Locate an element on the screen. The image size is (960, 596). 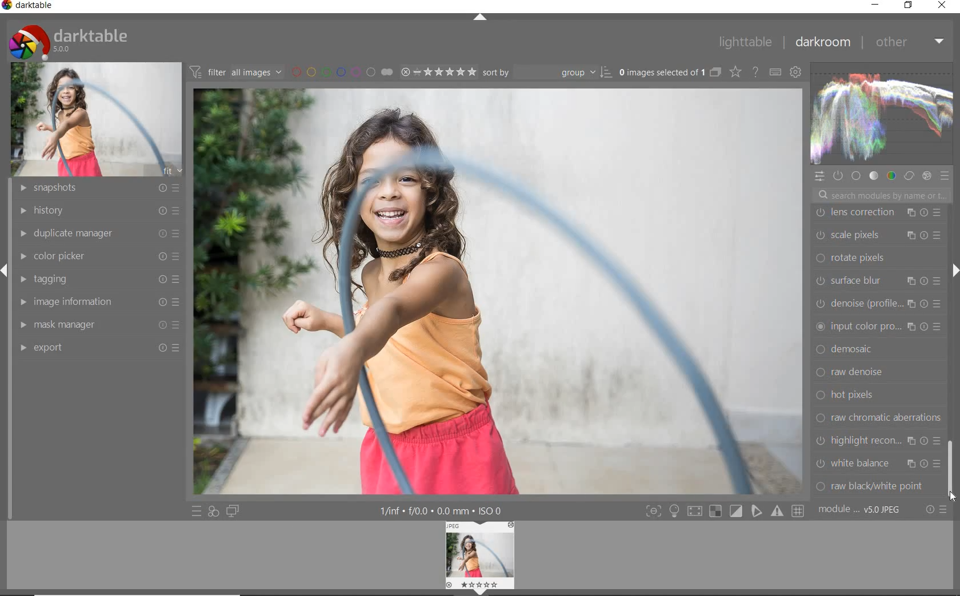
toggle mode  is located at coordinates (736, 511).